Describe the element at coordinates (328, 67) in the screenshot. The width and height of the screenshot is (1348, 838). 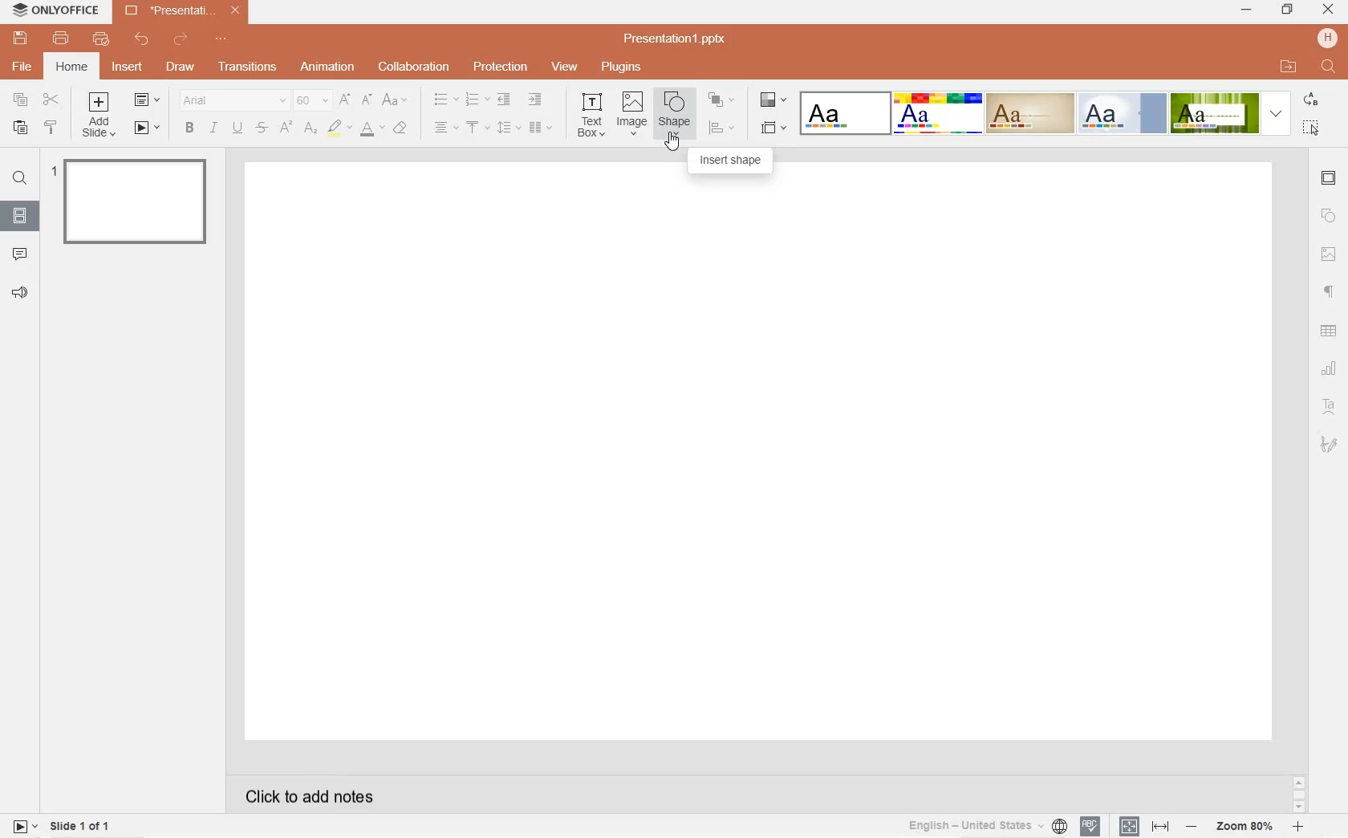
I see `animation` at that location.